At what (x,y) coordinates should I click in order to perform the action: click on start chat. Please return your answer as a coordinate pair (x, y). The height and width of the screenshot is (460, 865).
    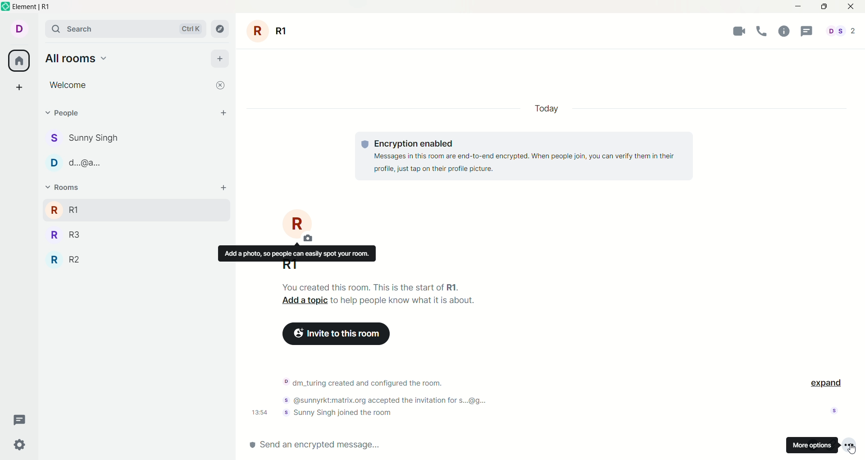
    Looking at the image, I should click on (223, 112).